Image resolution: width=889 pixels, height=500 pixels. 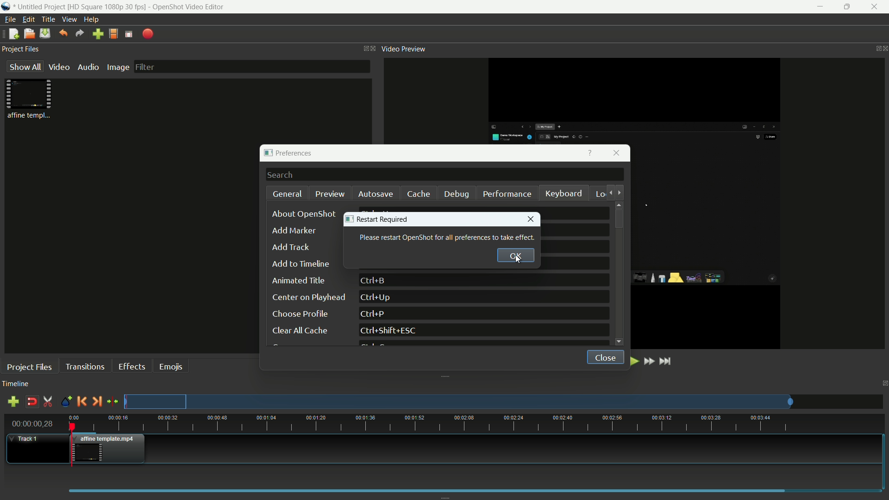 What do you see at coordinates (520, 257) in the screenshot?
I see `cursor` at bounding box center [520, 257].